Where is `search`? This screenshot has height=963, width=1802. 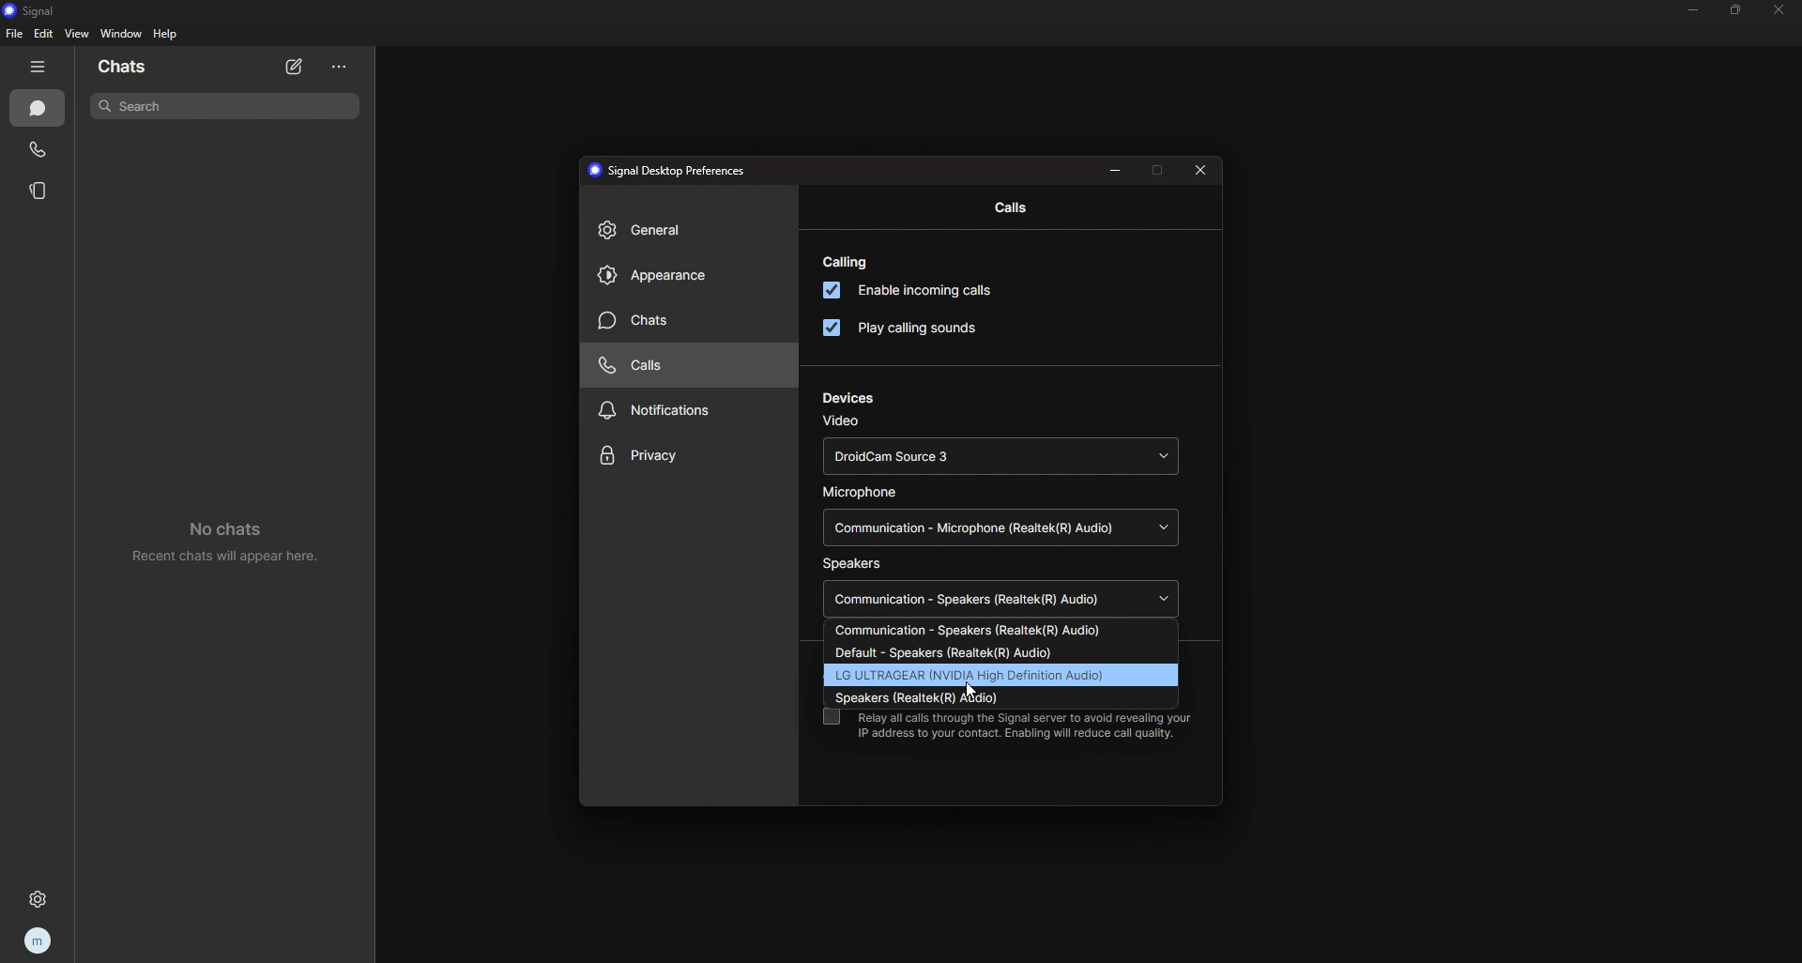
search is located at coordinates (228, 105).